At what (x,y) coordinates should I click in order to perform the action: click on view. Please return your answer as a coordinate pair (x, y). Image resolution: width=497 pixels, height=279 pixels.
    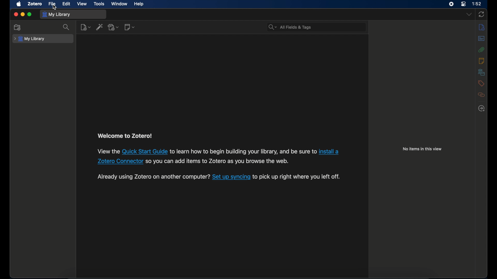
    Looking at the image, I should click on (82, 4).